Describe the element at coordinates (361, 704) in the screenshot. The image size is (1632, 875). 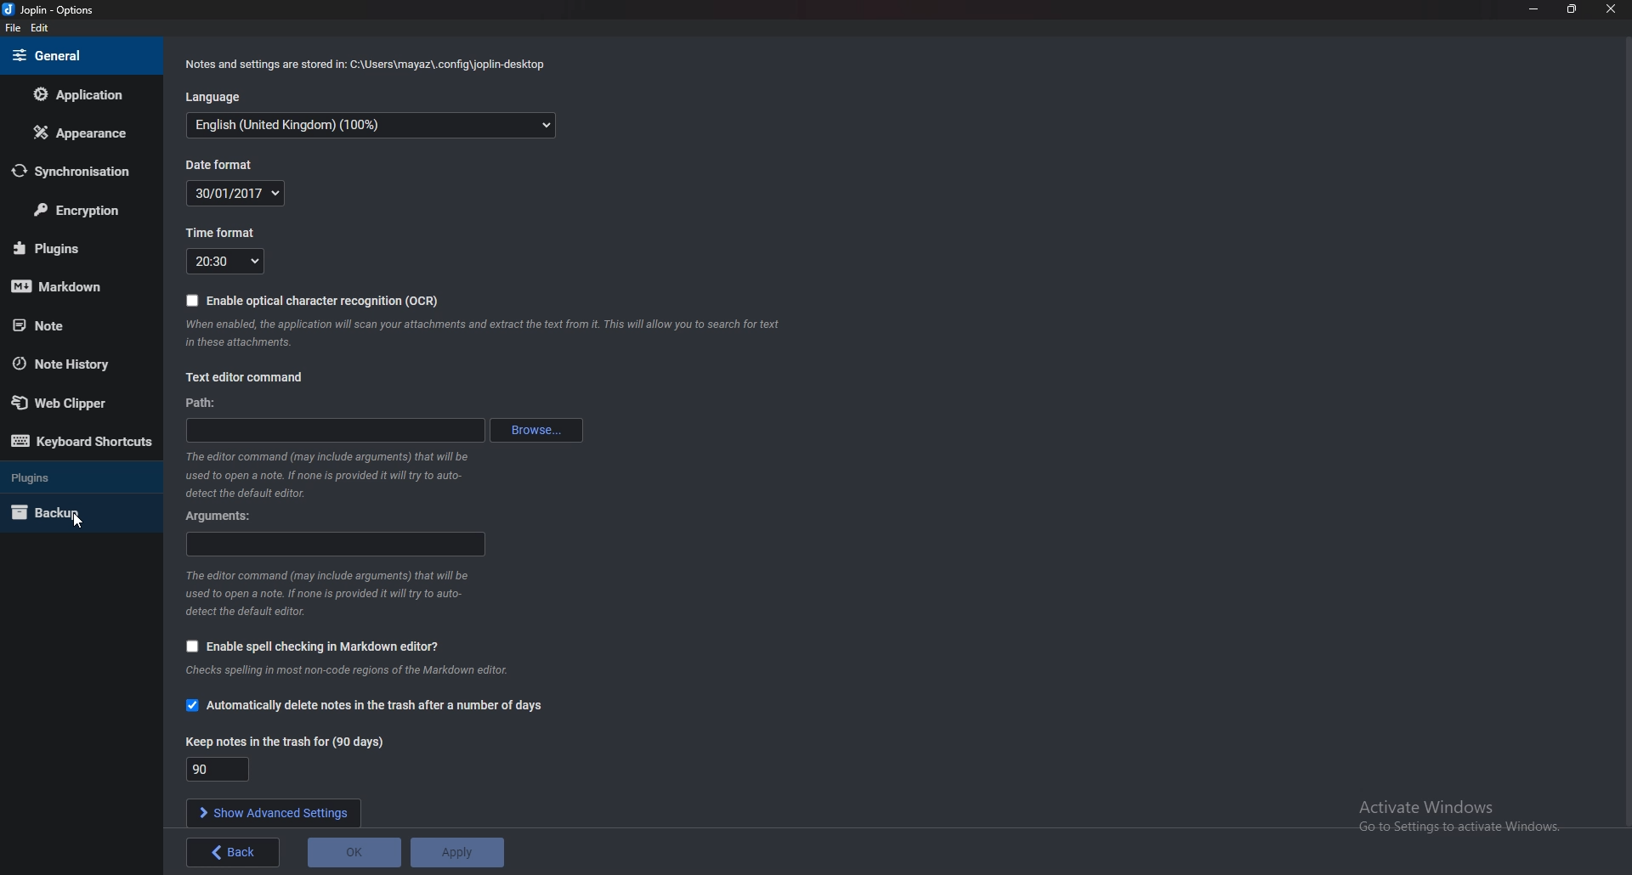
I see `Automatically delete notes` at that location.